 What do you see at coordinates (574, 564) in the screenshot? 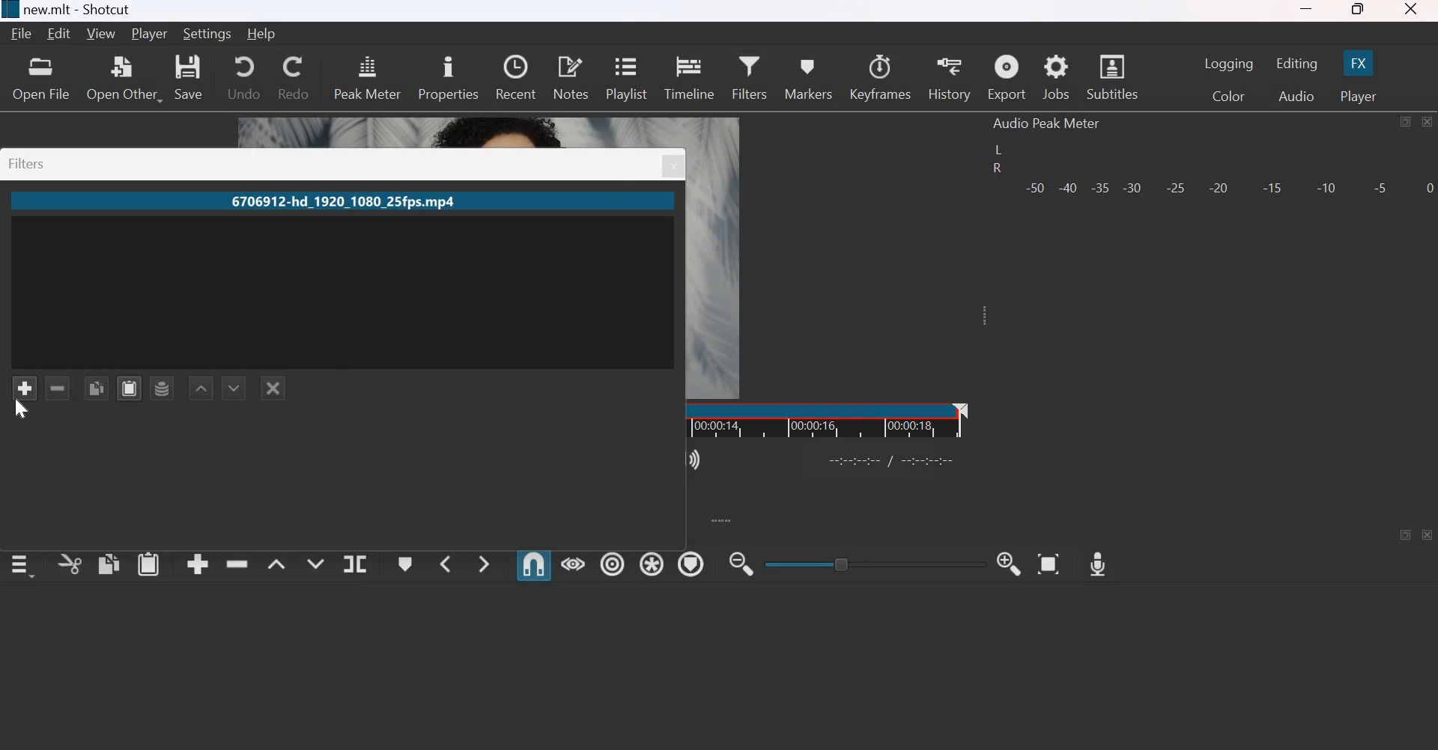
I see `Scrub while dragging` at bounding box center [574, 564].